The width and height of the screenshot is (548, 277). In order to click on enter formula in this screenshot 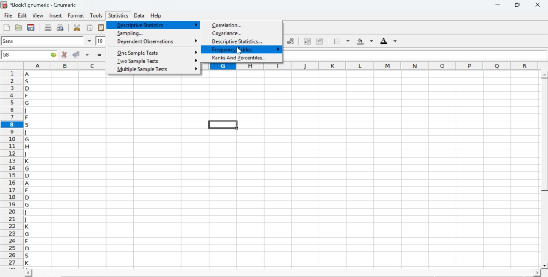, I will do `click(100, 55)`.